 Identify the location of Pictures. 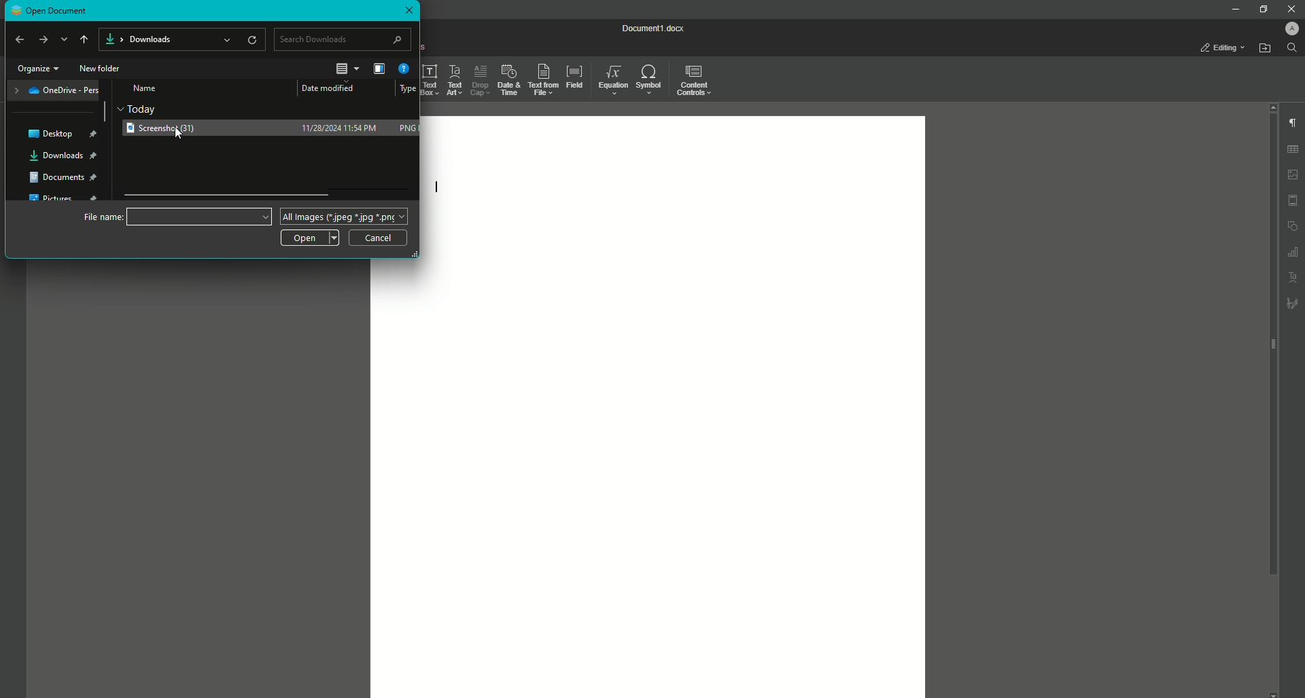
(63, 198).